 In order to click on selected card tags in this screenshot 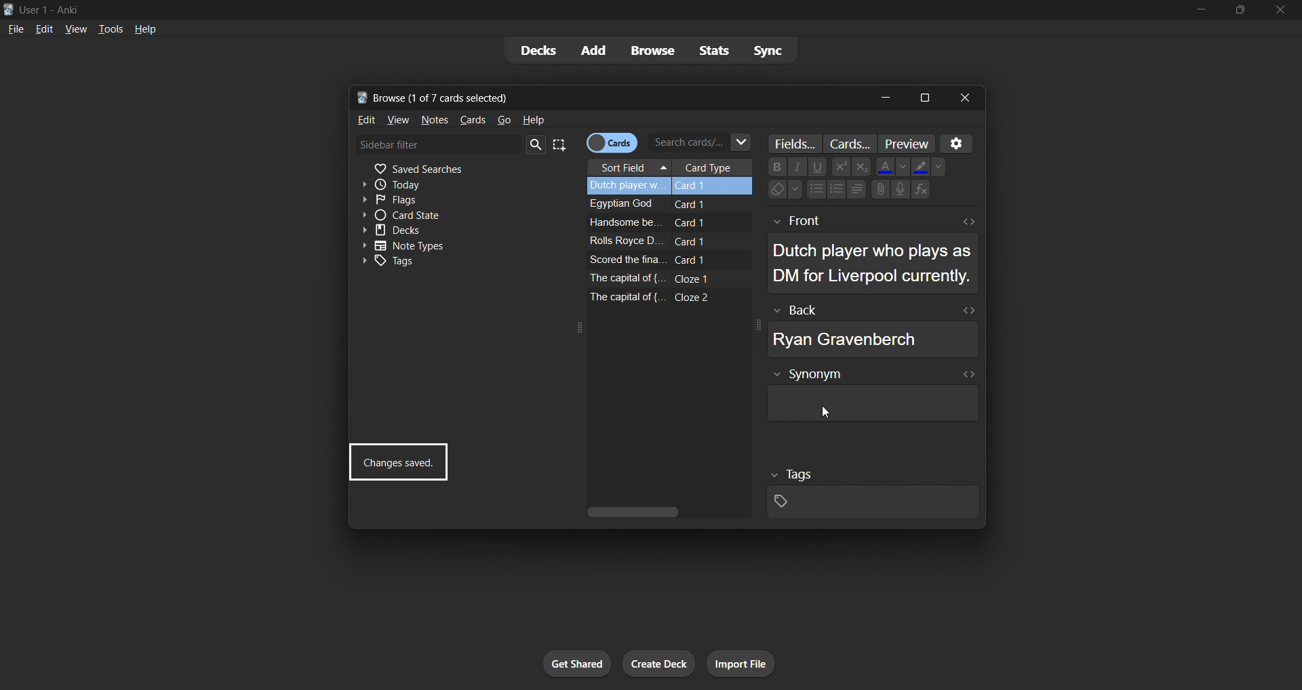, I will do `click(877, 497)`.